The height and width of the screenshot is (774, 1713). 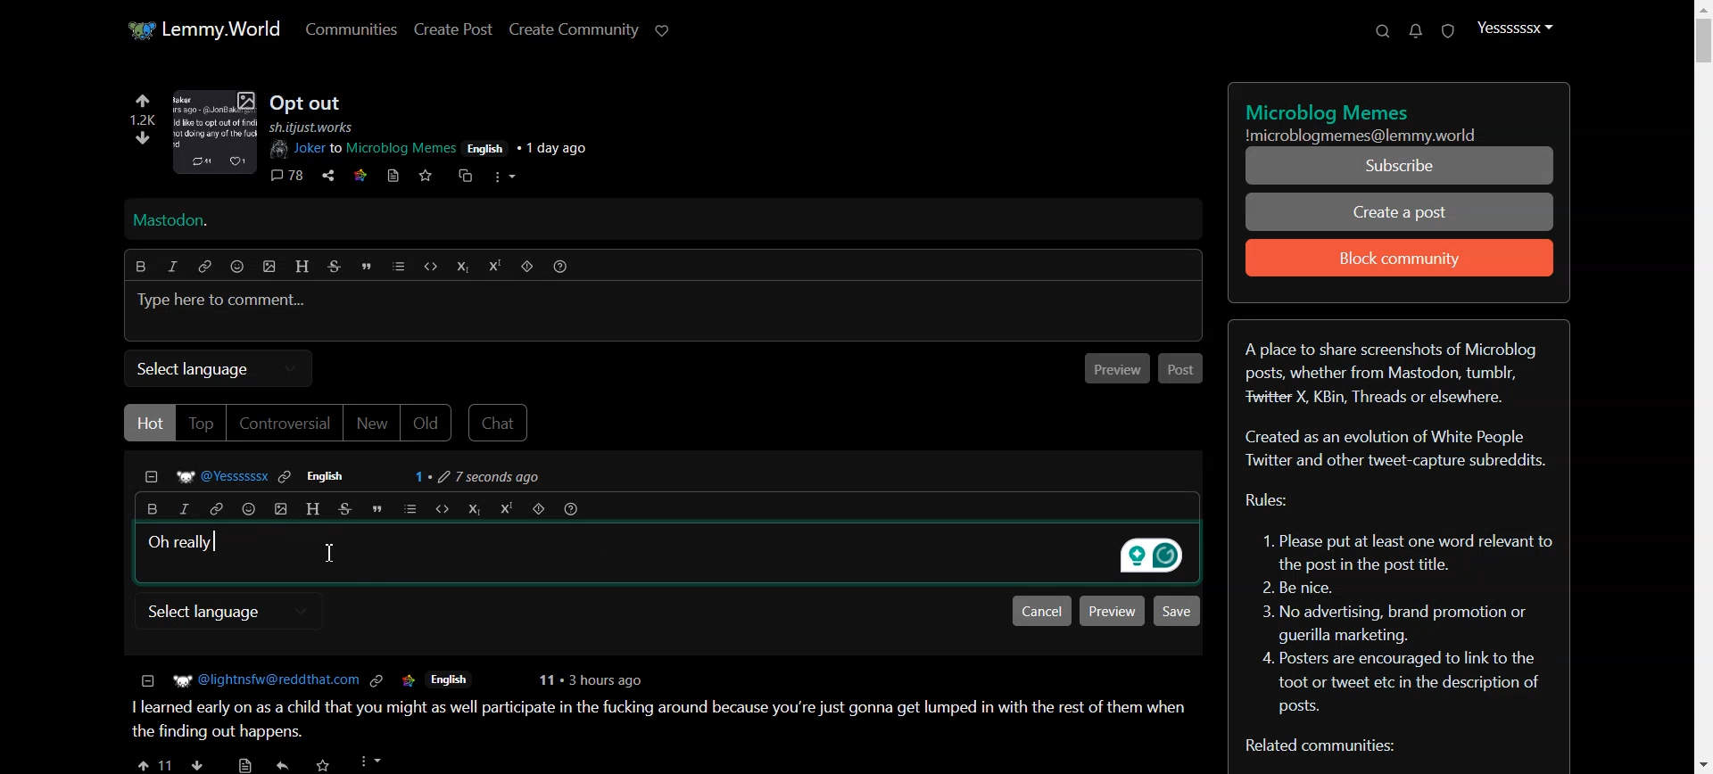 What do you see at coordinates (1379, 134) in the screenshot?
I see `Text` at bounding box center [1379, 134].